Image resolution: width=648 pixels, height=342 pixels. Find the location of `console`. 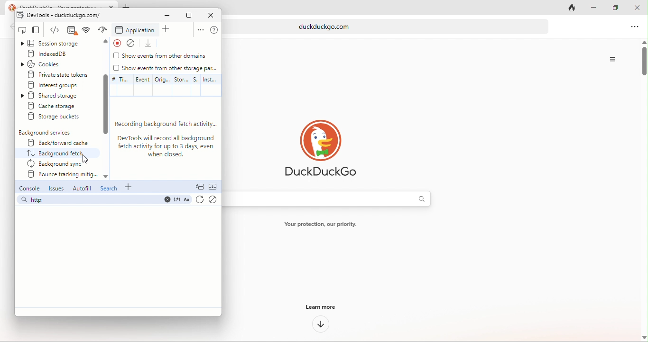

console is located at coordinates (28, 189).